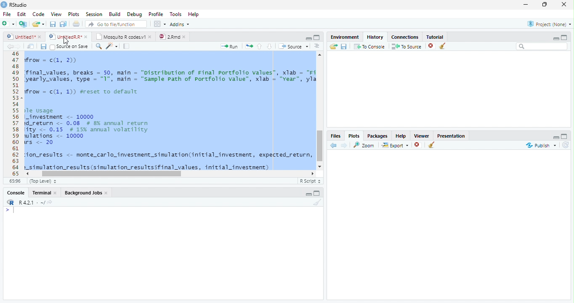 This screenshot has height=303, width=574. Describe the element at coordinates (317, 47) in the screenshot. I see `Show document outline` at that location.